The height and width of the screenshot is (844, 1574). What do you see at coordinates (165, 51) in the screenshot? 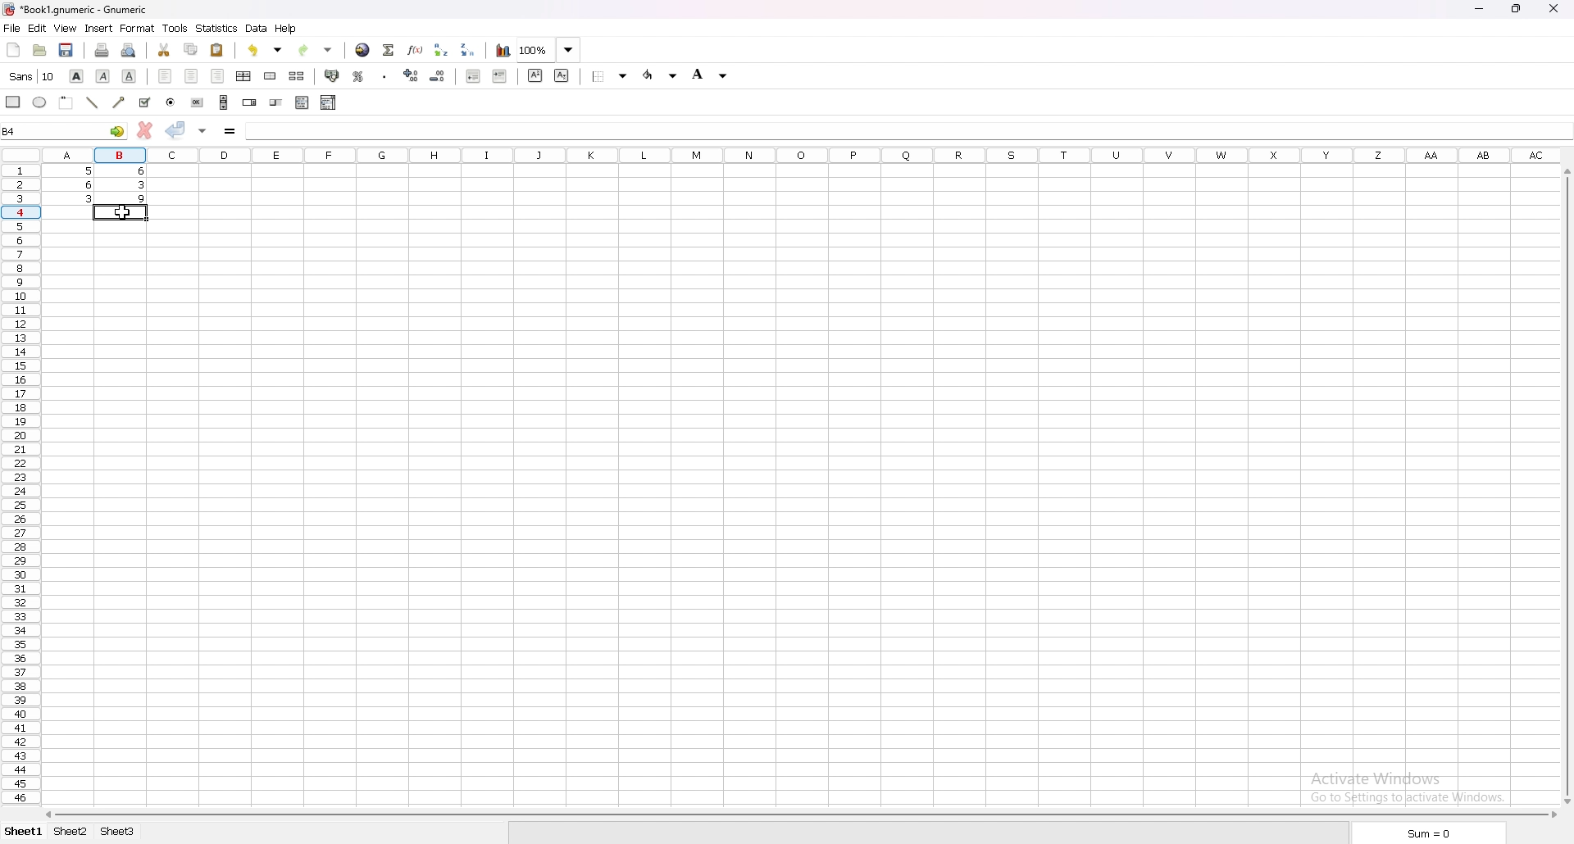
I see `cut` at bounding box center [165, 51].